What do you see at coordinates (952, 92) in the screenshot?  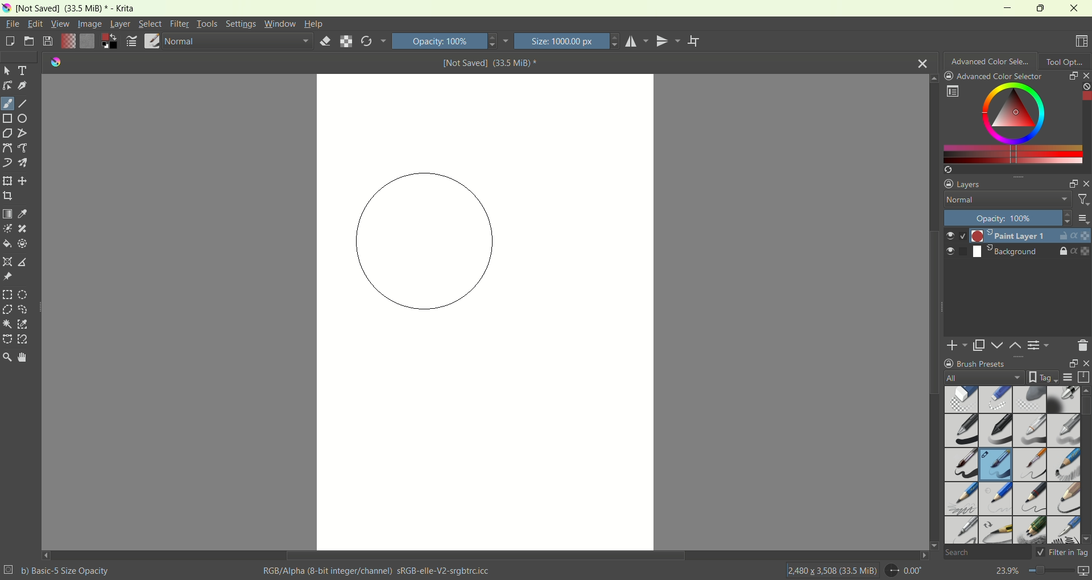 I see `options` at bounding box center [952, 92].